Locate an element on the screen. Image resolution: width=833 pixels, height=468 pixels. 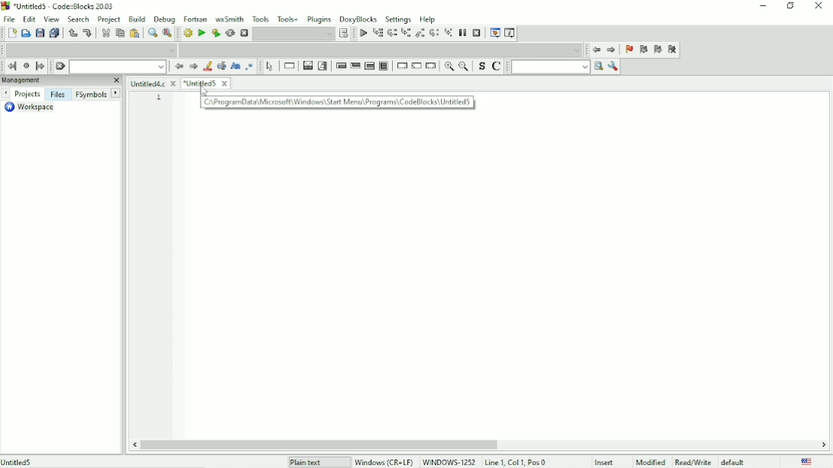
Debug/Continue is located at coordinates (362, 34).